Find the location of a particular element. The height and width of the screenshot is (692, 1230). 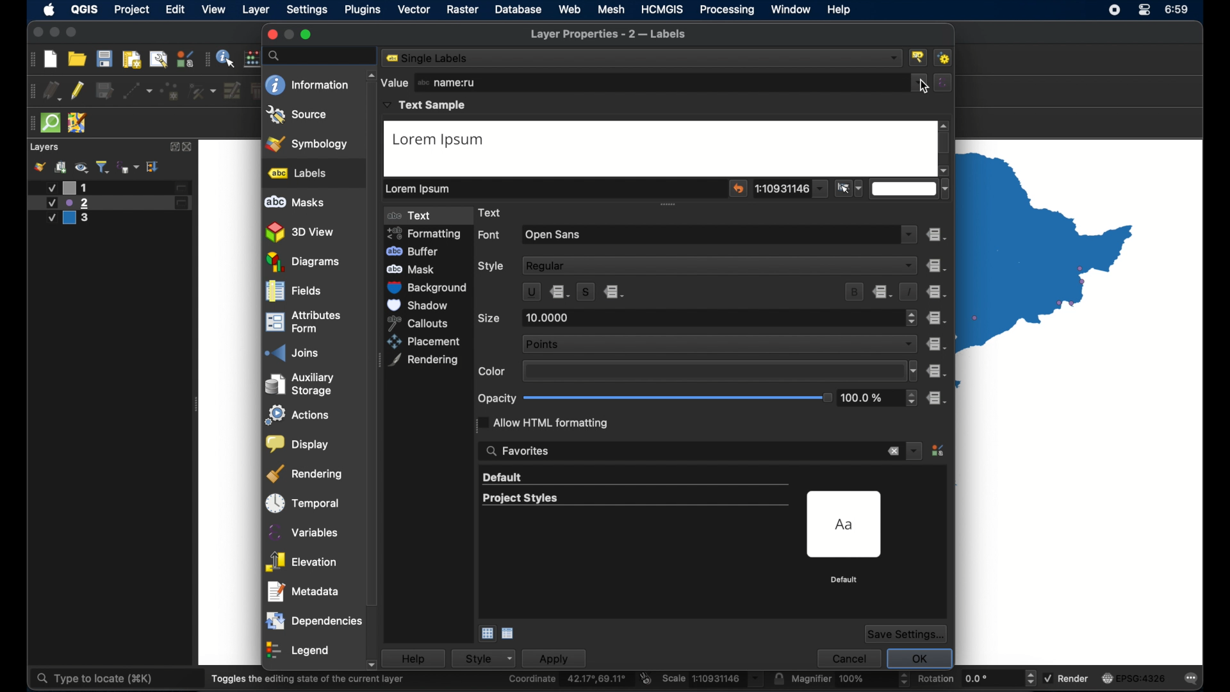

automated project labelling rules is located at coordinates (946, 58).